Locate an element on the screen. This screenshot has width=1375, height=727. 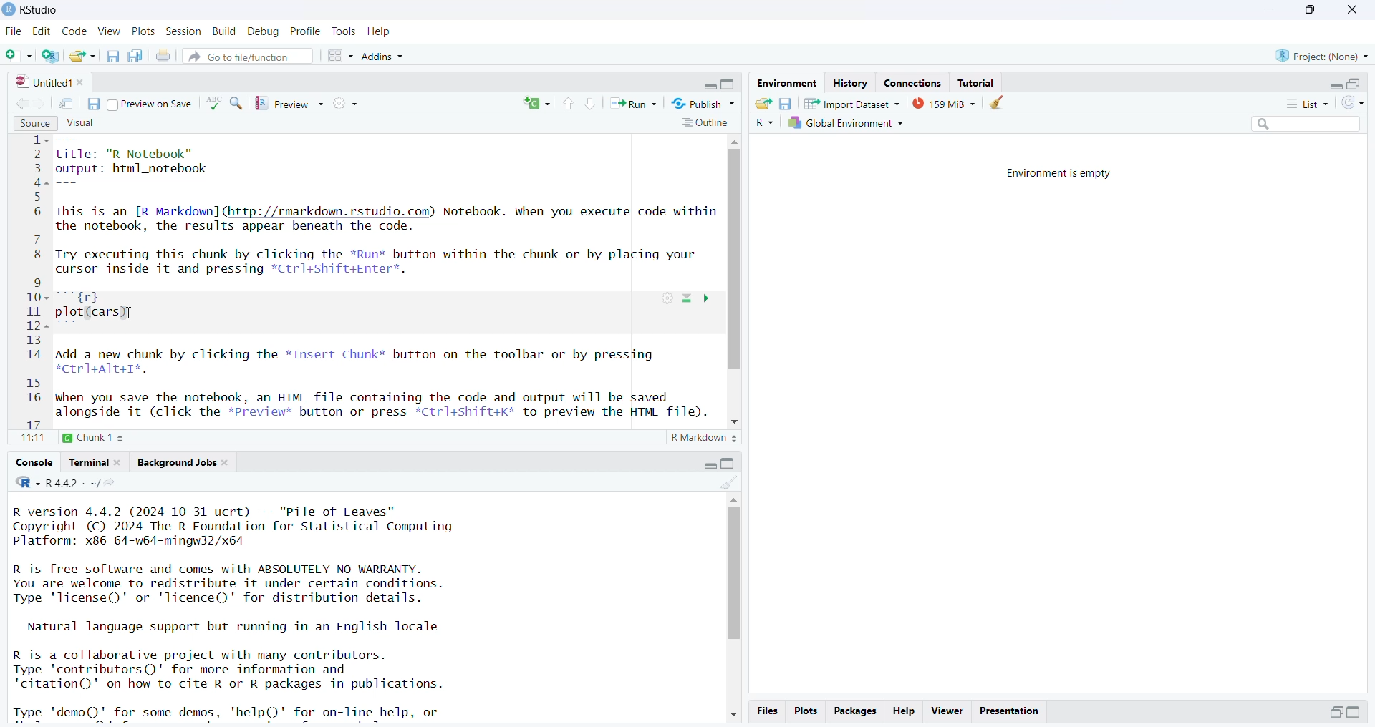
profile is located at coordinates (307, 31).